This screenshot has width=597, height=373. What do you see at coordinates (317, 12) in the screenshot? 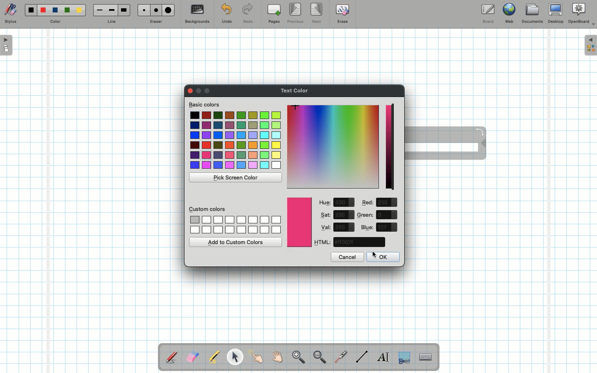
I see `Next` at bounding box center [317, 12].